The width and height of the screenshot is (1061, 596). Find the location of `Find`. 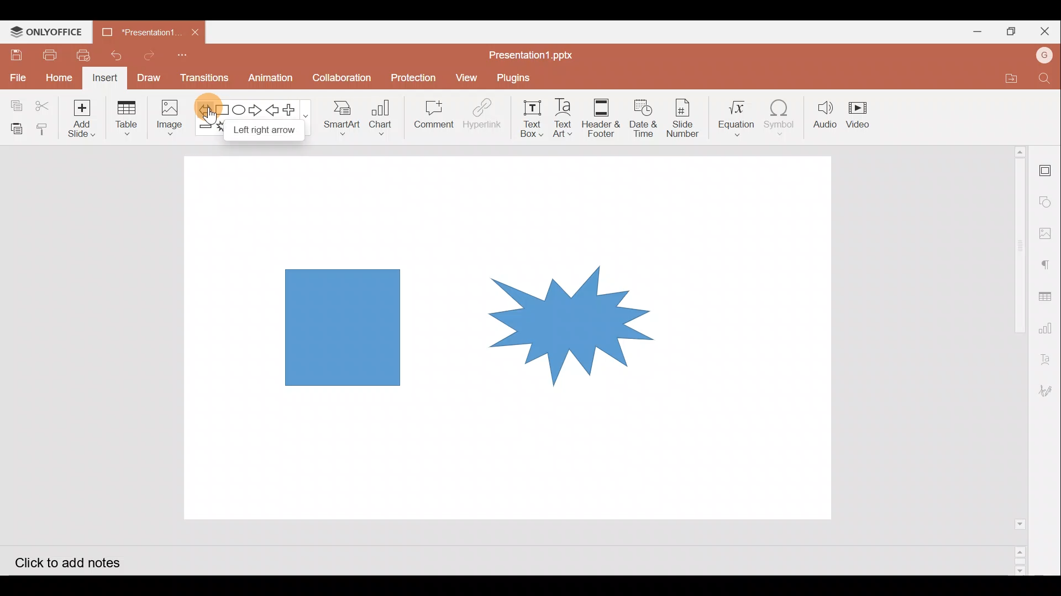

Find is located at coordinates (1044, 79).